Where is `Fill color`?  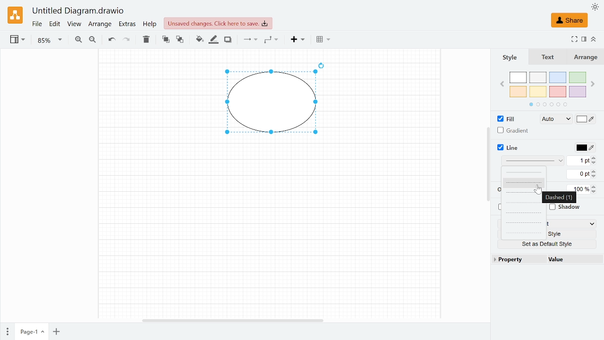 Fill color is located at coordinates (199, 39).